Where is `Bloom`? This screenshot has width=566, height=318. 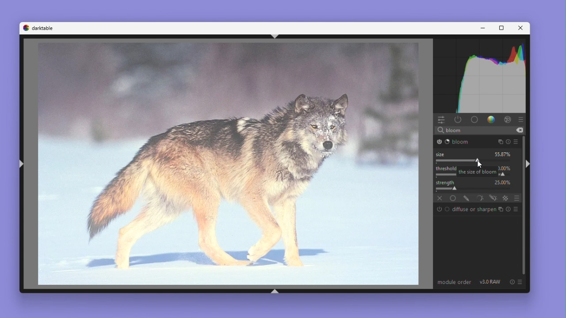
Bloom is located at coordinates (458, 142).